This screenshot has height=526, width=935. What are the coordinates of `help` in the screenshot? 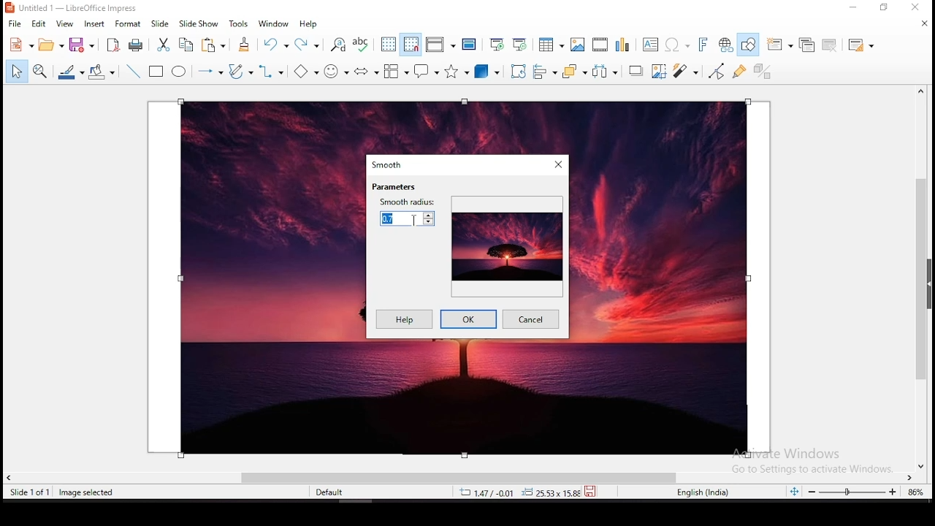 It's located at (401, 320).